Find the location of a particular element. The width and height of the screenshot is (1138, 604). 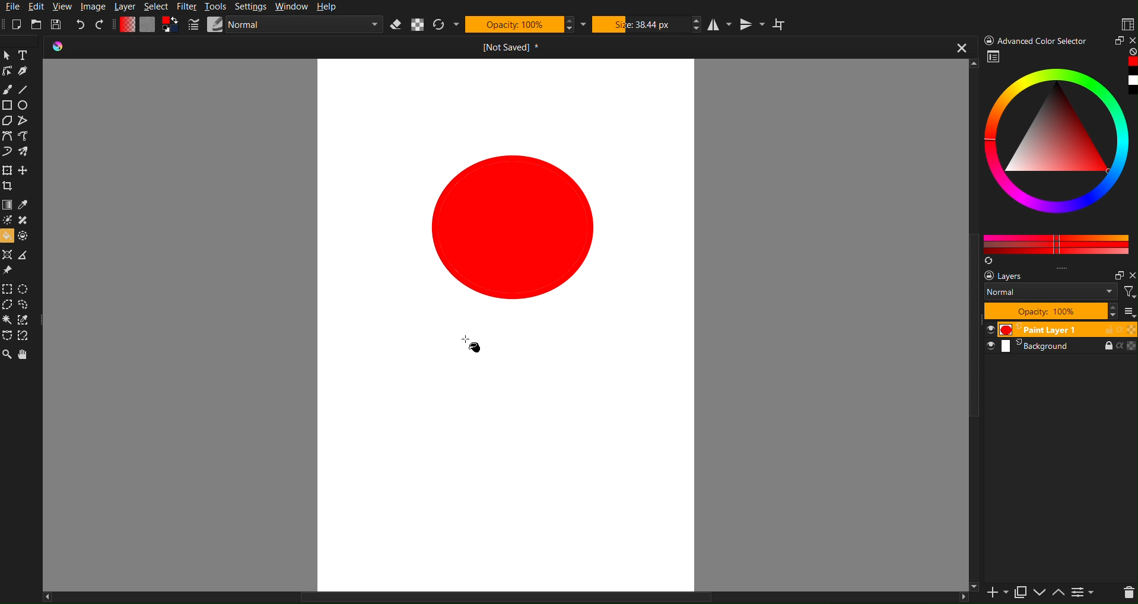

Circle is located at coordinates (23, 105).